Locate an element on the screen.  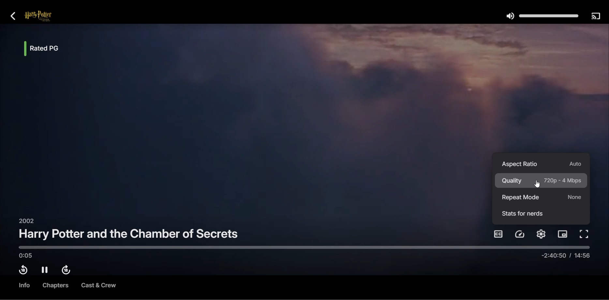
Movie Yerar and Title is located at coordinates (129, 231).